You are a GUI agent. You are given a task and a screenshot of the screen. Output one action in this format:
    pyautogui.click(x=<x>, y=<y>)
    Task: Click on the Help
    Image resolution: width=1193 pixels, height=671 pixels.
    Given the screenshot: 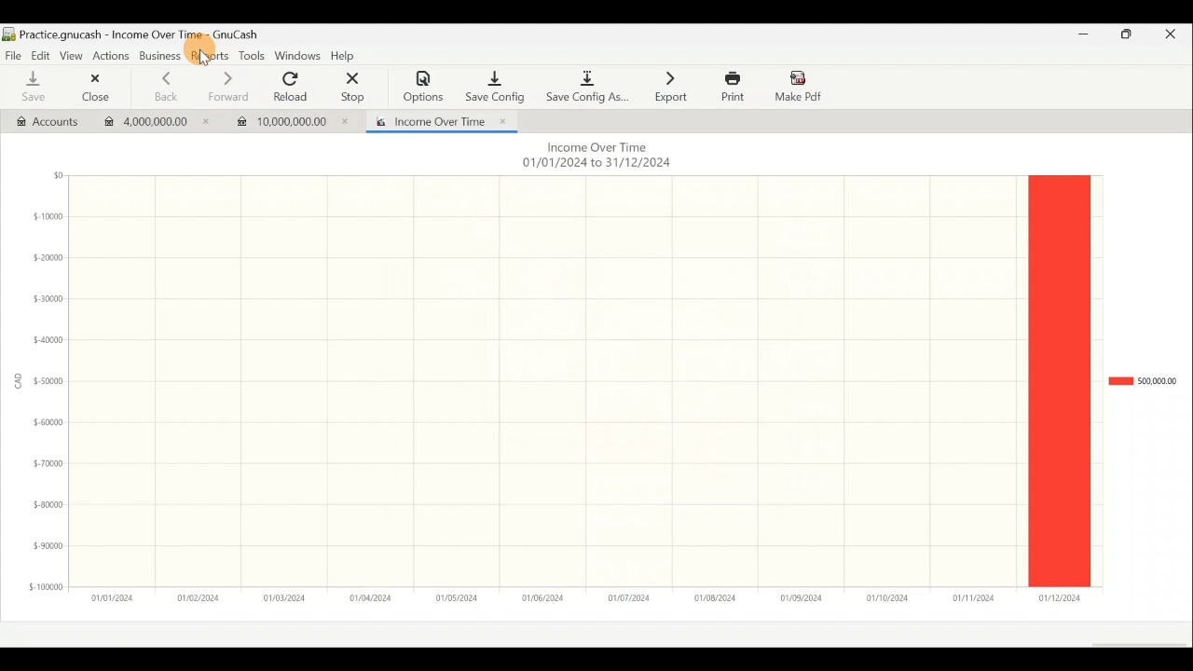 What is the action you would take?
    pyautogui.click(x=347, y=57)
    